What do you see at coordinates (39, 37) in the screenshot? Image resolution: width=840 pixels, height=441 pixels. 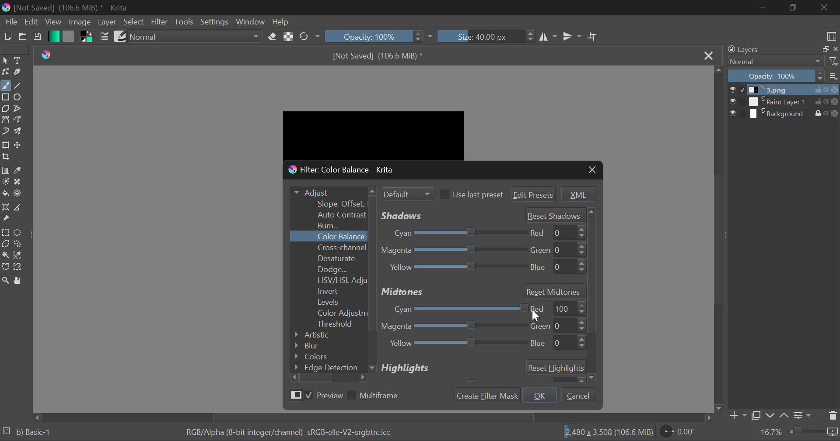 I see `Save` at bounding box center [39, 37].